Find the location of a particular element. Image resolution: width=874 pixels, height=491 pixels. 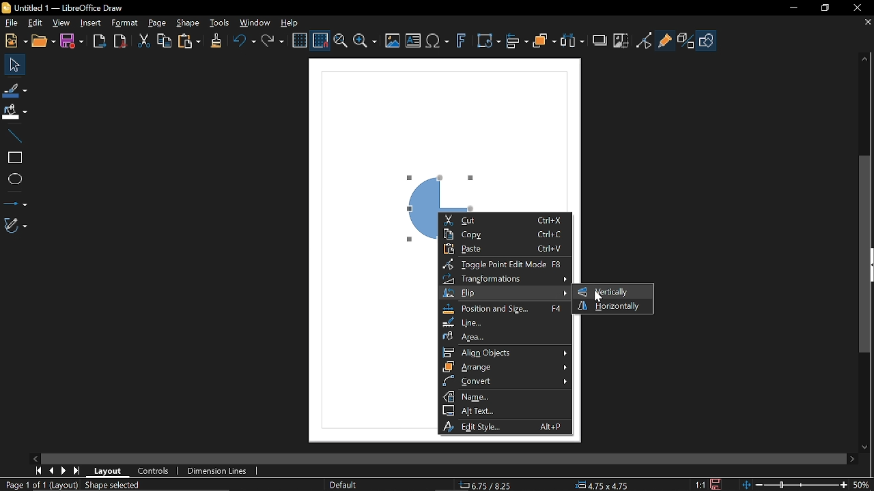

1:1 (Scaling factor) is located at coordinates (701, 484).